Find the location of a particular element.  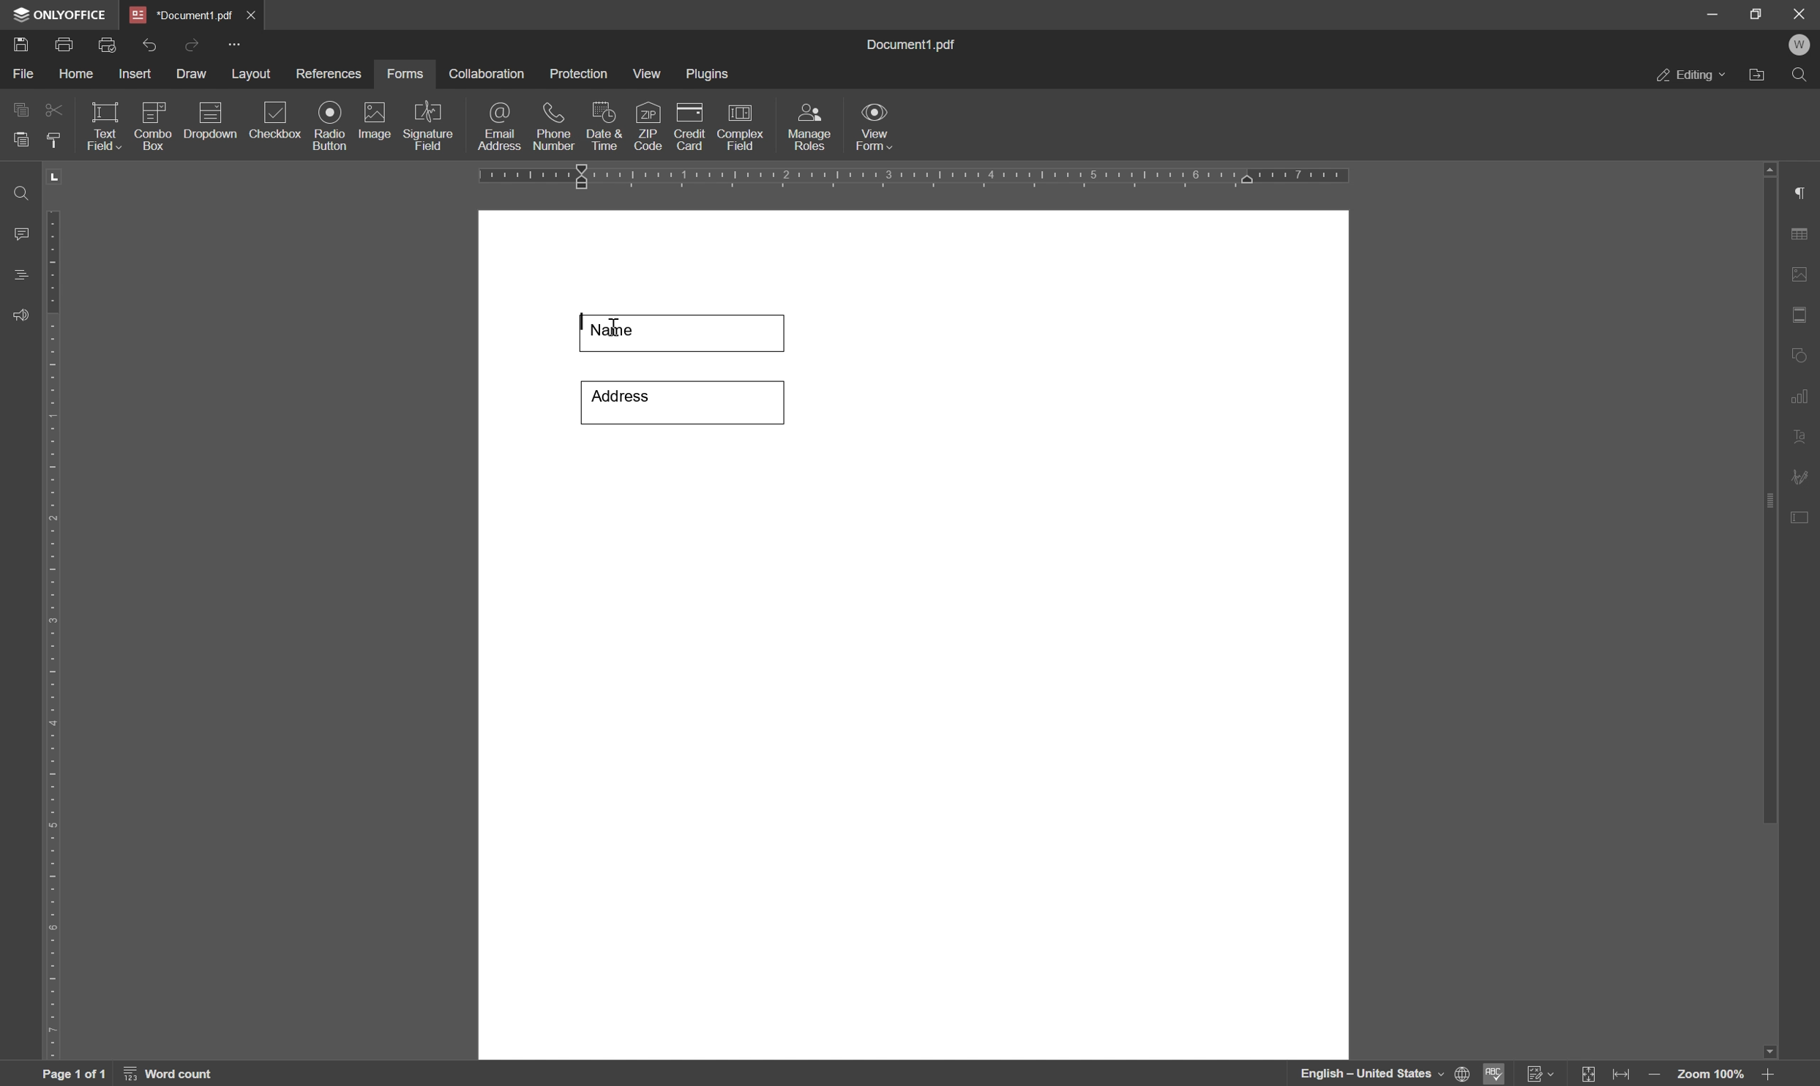

email address is located at coordinates (500, 125).